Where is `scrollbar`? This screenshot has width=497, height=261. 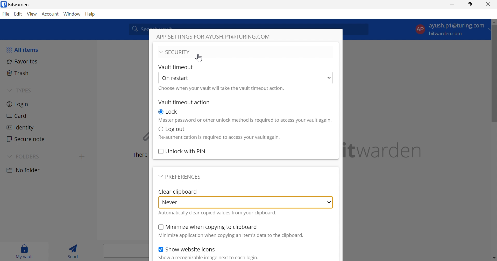 scrollbar is located at coordinates (494, 75).